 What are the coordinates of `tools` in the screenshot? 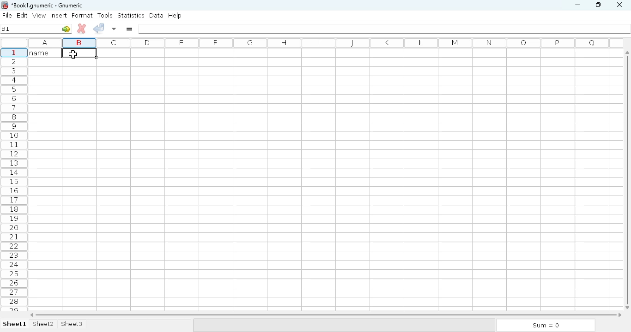 It's located at (105, 15).